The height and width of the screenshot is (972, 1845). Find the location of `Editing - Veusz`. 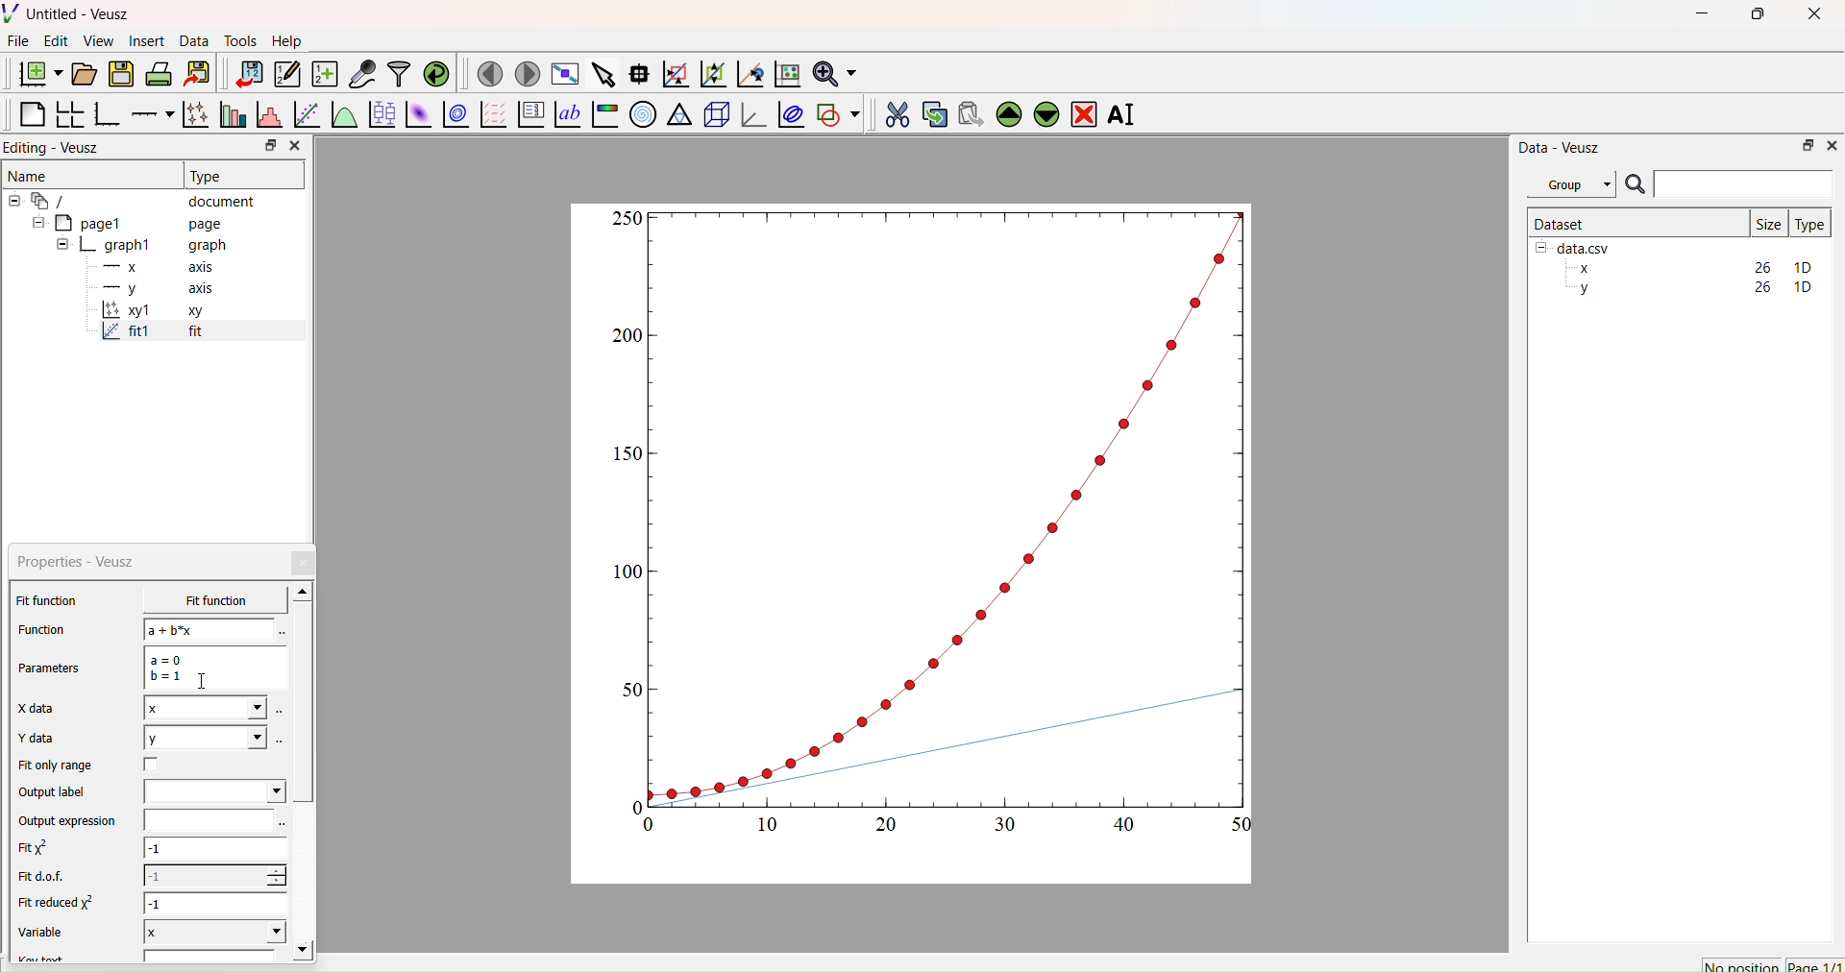

Editing - Veusz is located at coordinates (58, 147).